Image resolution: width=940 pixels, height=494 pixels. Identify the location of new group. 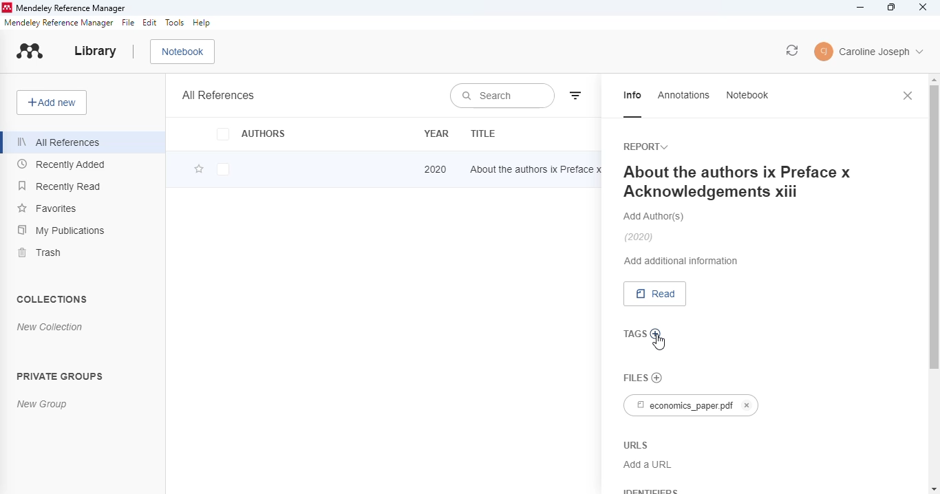
(42, 405).